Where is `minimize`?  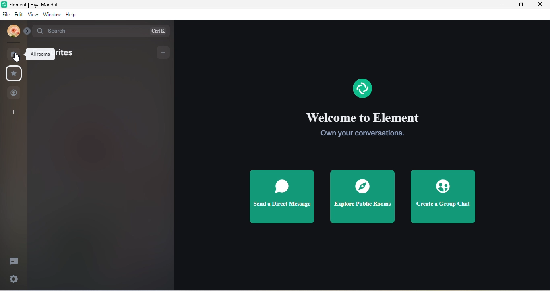
minimize is located at coordinates (503, 4).